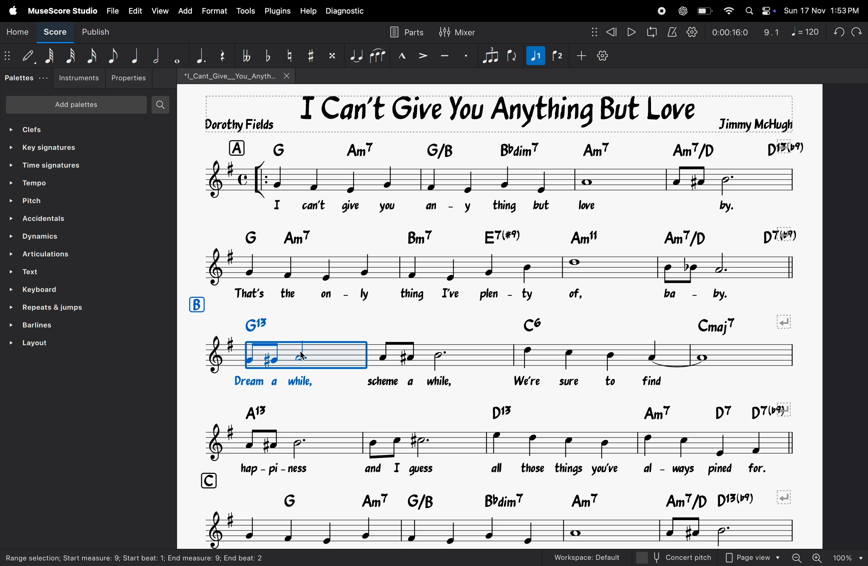 This screenshot has height=566, width=868. Describe the element at coordinates (822, 558) in the screenshot. I see `zoom out zoom in` at that location.